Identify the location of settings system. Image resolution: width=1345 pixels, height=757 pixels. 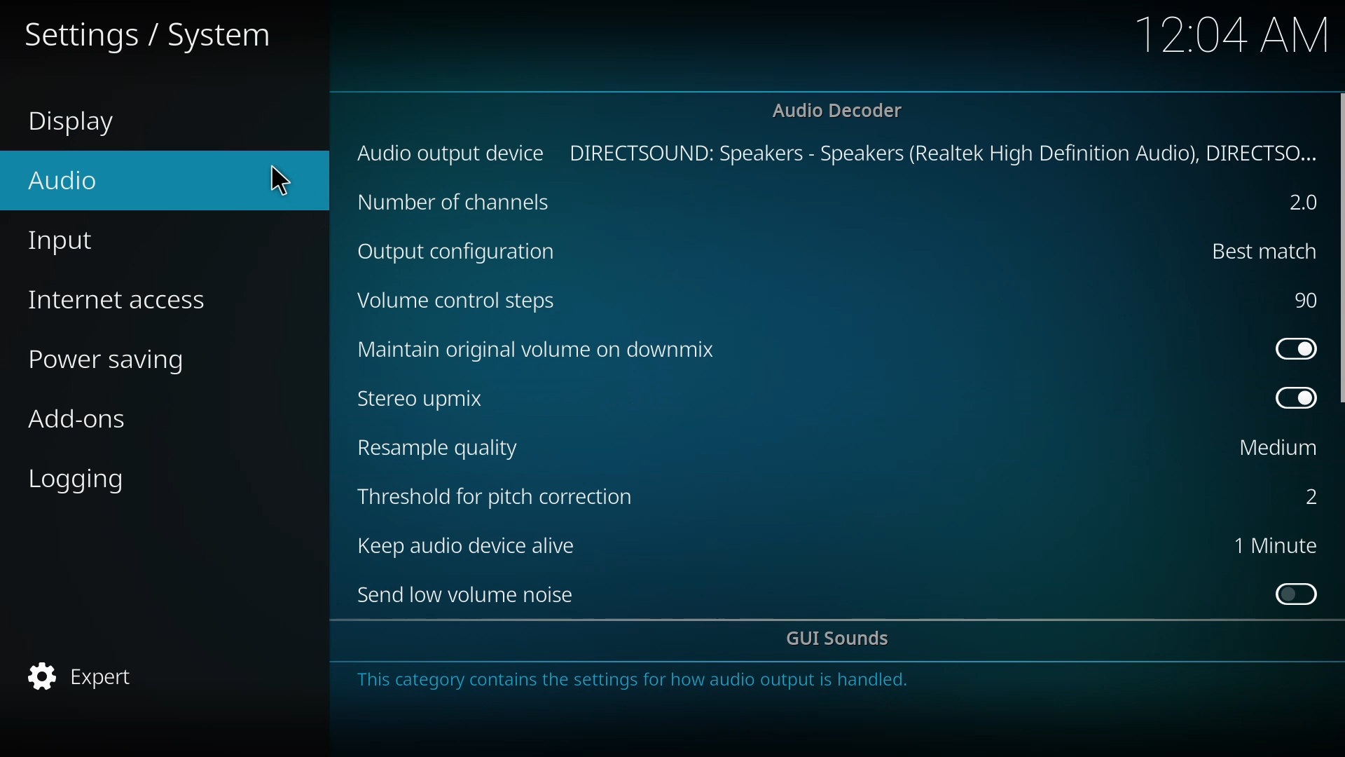
(153, 34).